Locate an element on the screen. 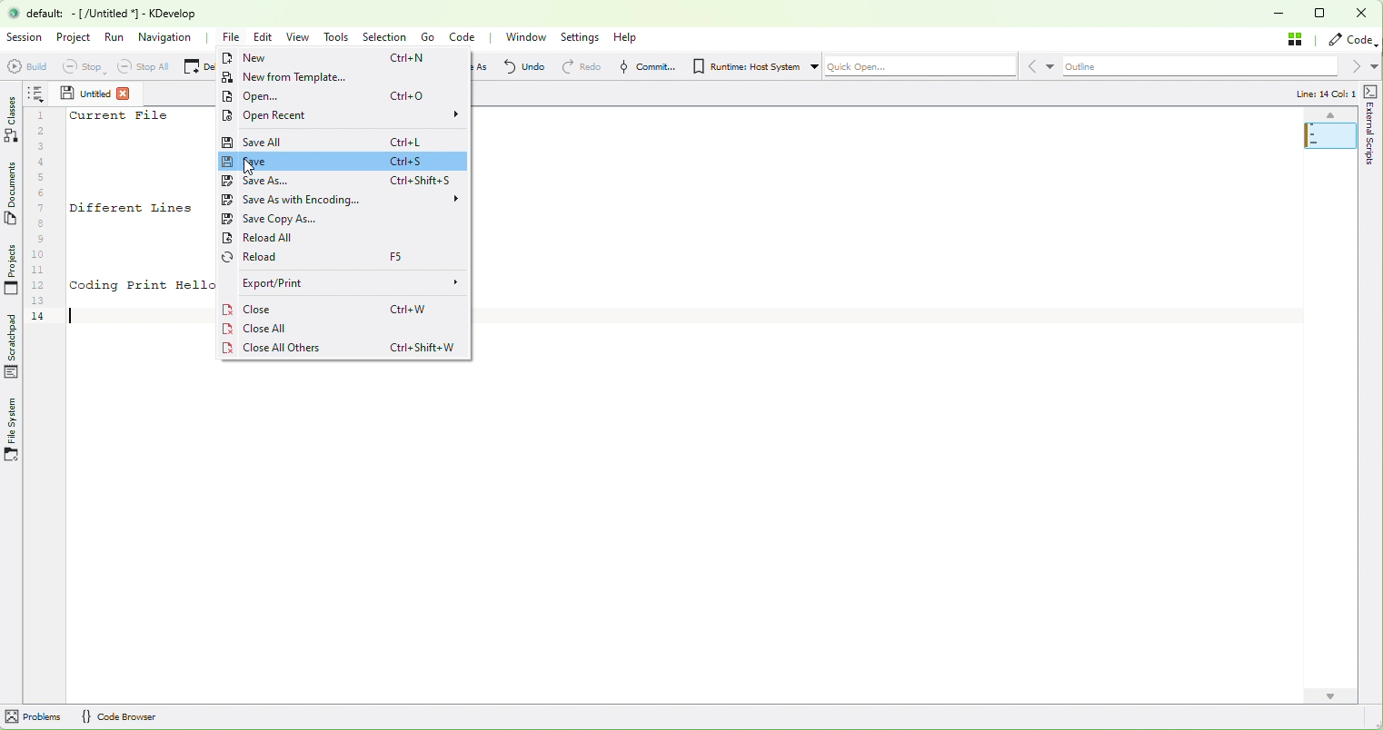 Image resolution: width=1383 pixels, height=730 pixels. Line numbers is located at coordinates (43, 218).